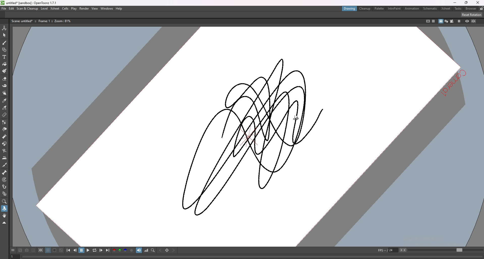 The width and height of the screenshot is (484, 259). What do you see at coordinates (4, 50) in the screenshot?
I see `shapes tool` at bounding box center [4, 50].